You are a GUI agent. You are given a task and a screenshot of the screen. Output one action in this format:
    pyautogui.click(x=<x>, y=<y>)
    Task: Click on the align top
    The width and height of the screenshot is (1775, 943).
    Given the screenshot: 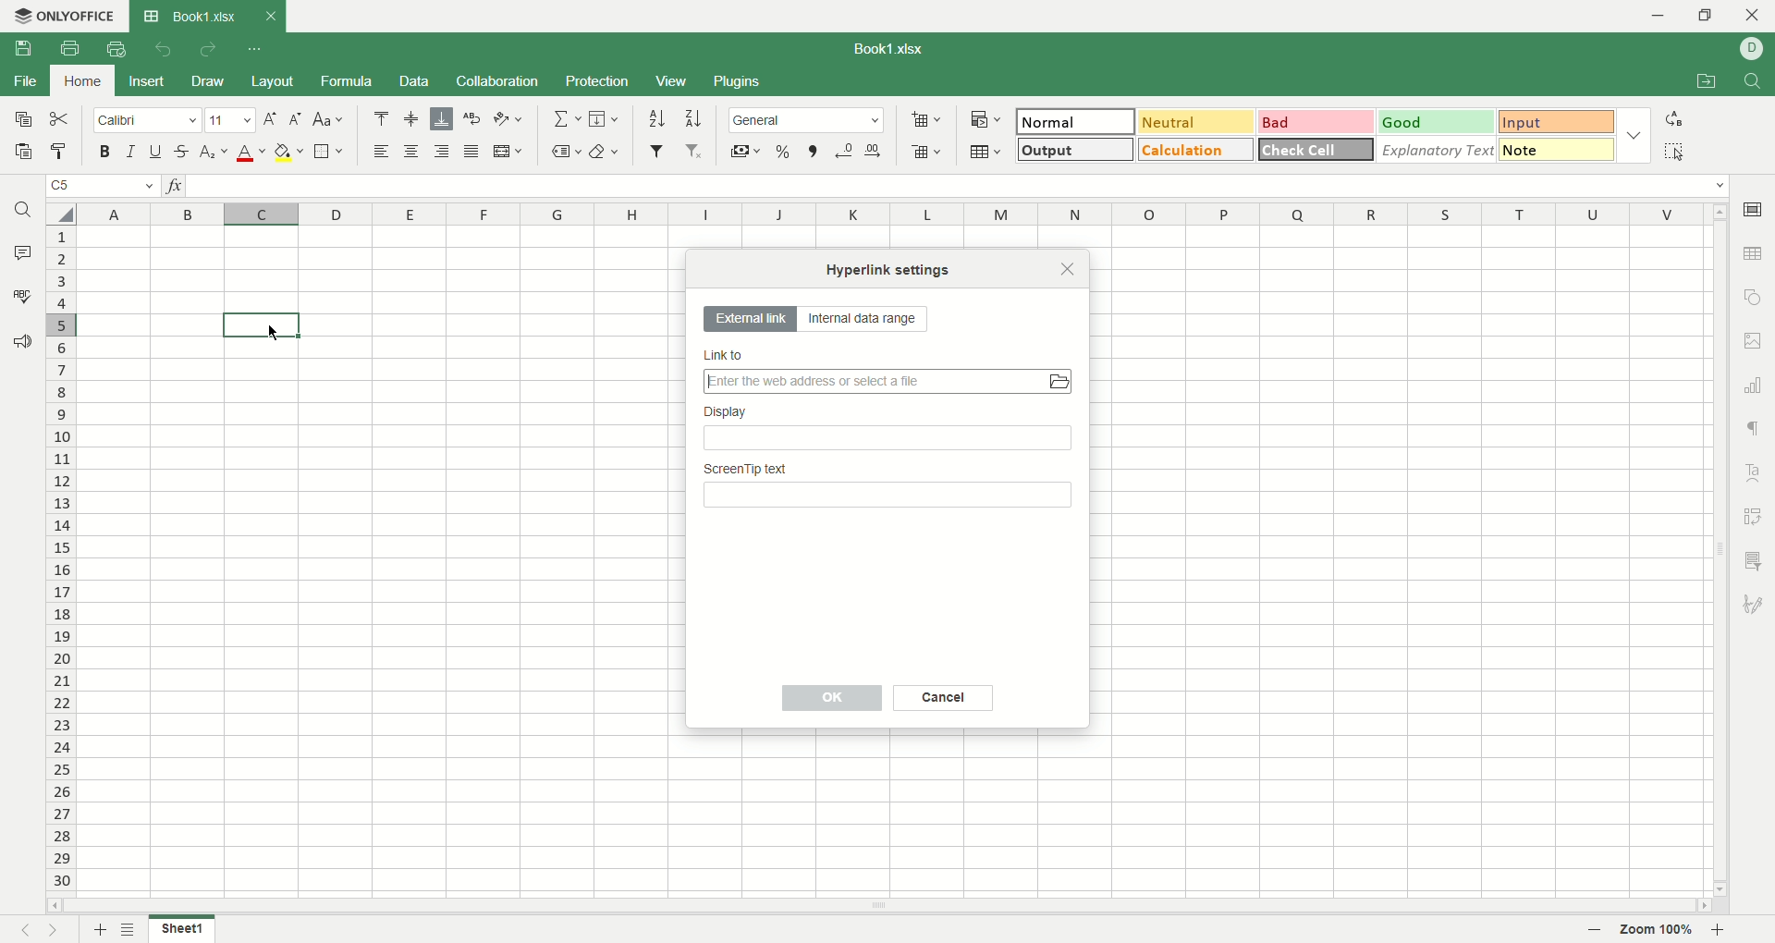 What is the action you would take?
    pyautogui.click(x=380, y=118)
    